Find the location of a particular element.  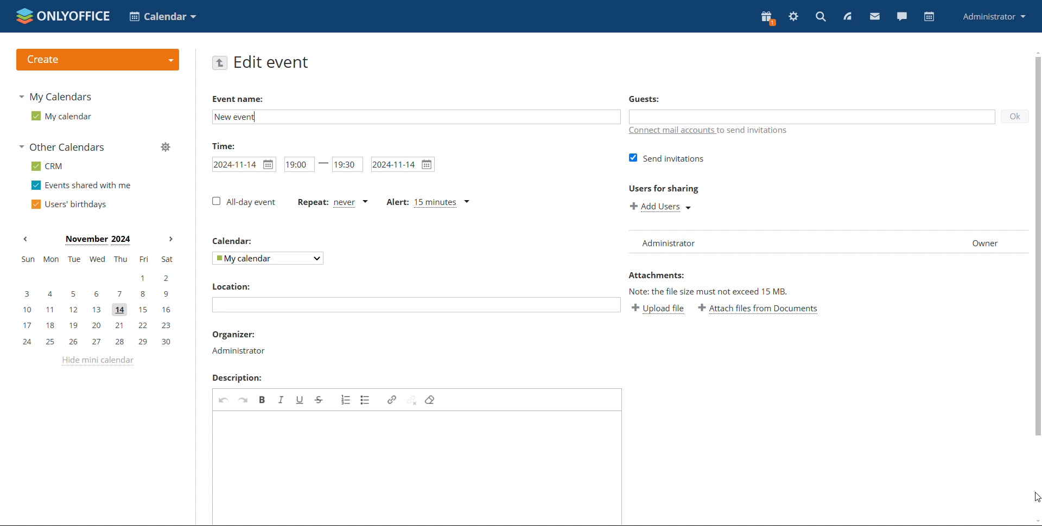

hide mini calendar is located at coordinates (96, 360).